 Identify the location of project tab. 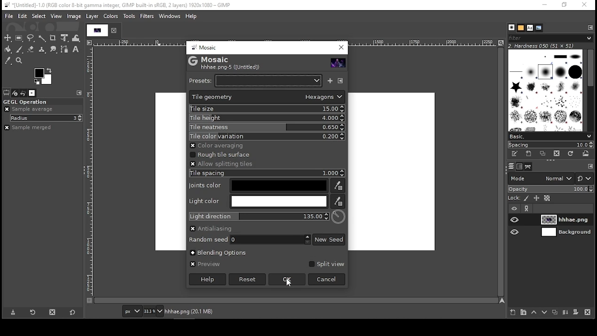
(103, 30).